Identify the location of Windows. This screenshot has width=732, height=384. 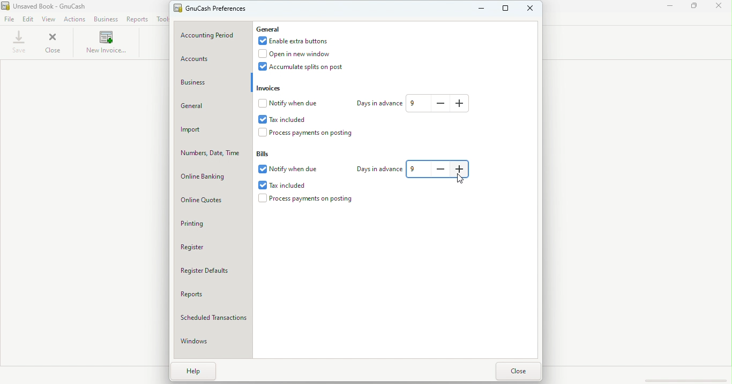
(212, 341).